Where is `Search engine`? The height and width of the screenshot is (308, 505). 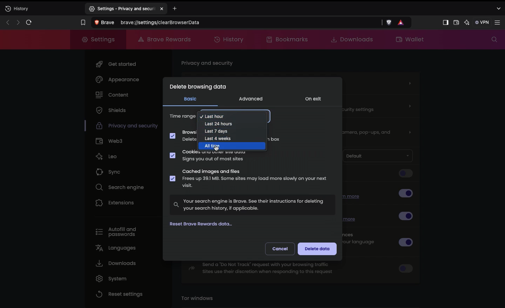 Search engine is located at coordinates (122, 188).